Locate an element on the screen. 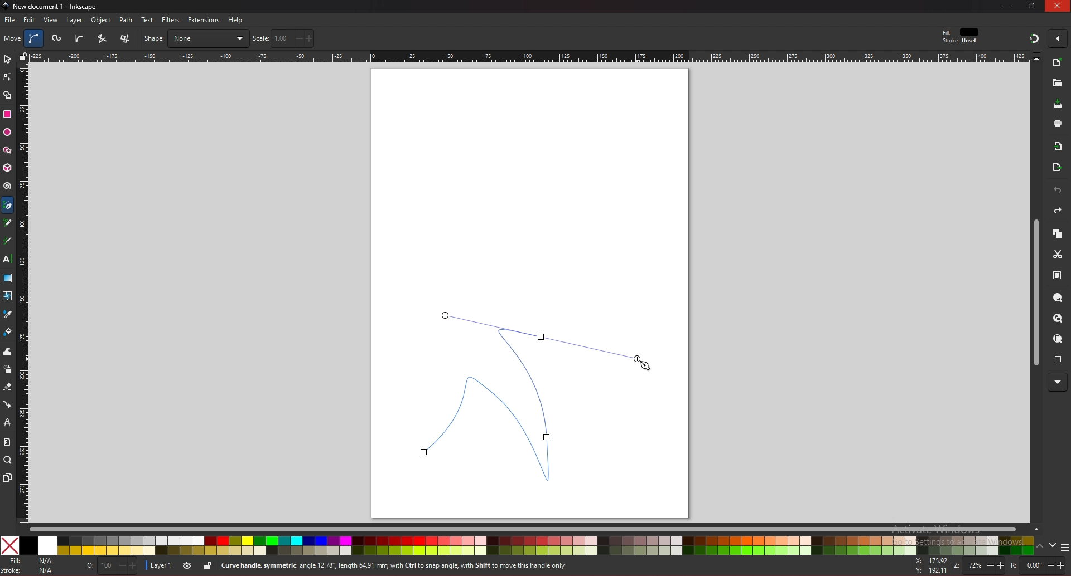 Image resolution: width=1071 pixels, height=576 pixels. cut is located at coordinates (1058, 255).